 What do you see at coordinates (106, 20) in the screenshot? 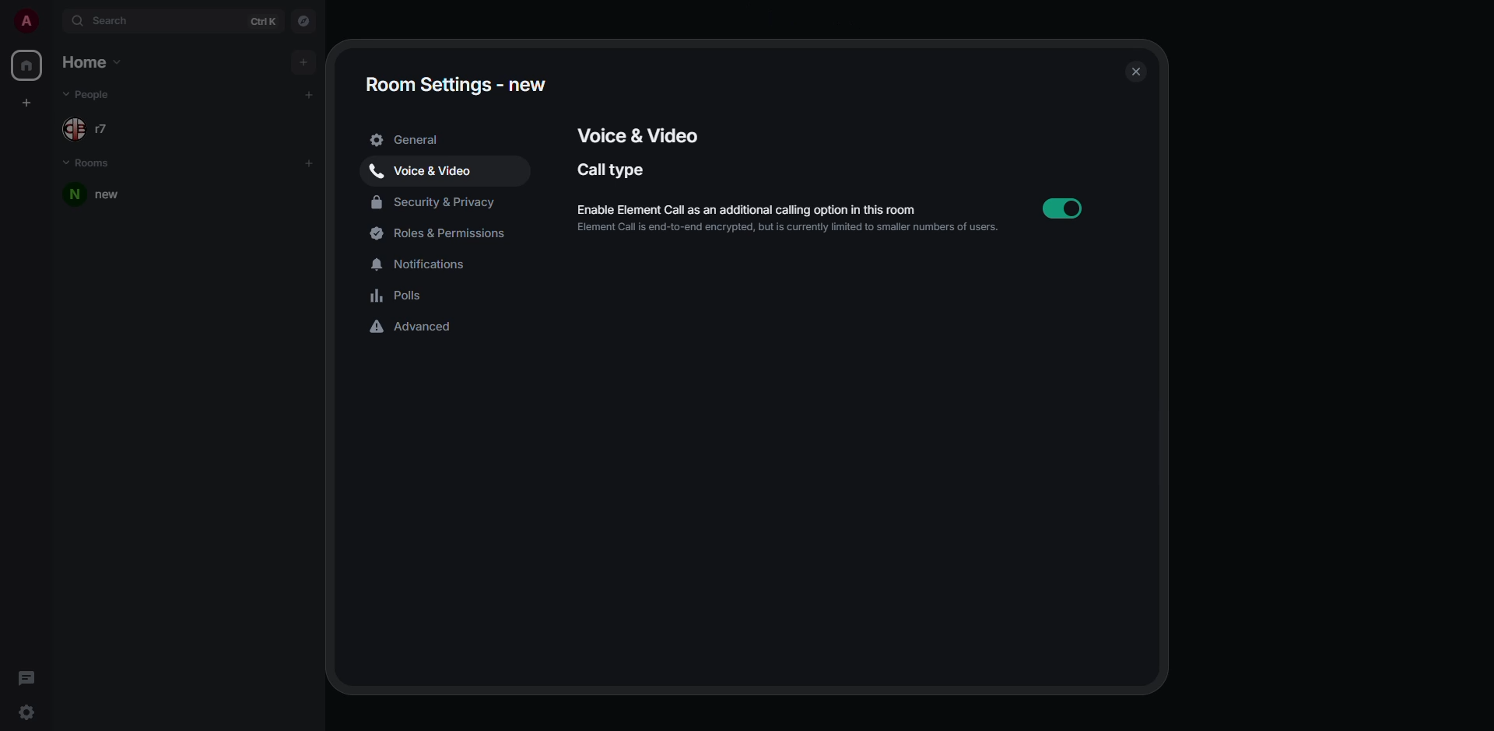
I see `search` at bounding box center [106, 20].